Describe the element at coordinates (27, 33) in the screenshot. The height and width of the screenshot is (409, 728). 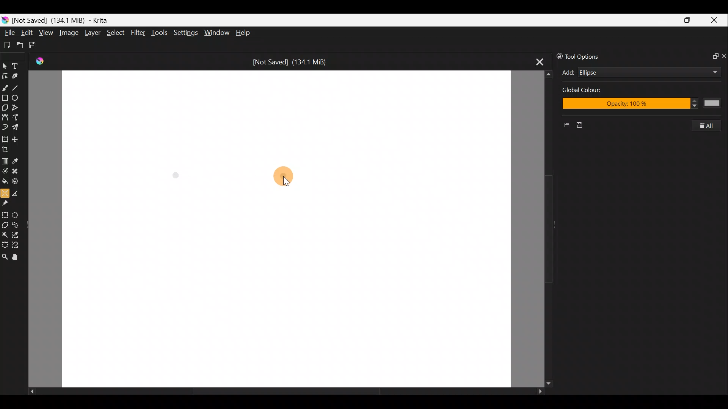
I see `Edit` at that location.